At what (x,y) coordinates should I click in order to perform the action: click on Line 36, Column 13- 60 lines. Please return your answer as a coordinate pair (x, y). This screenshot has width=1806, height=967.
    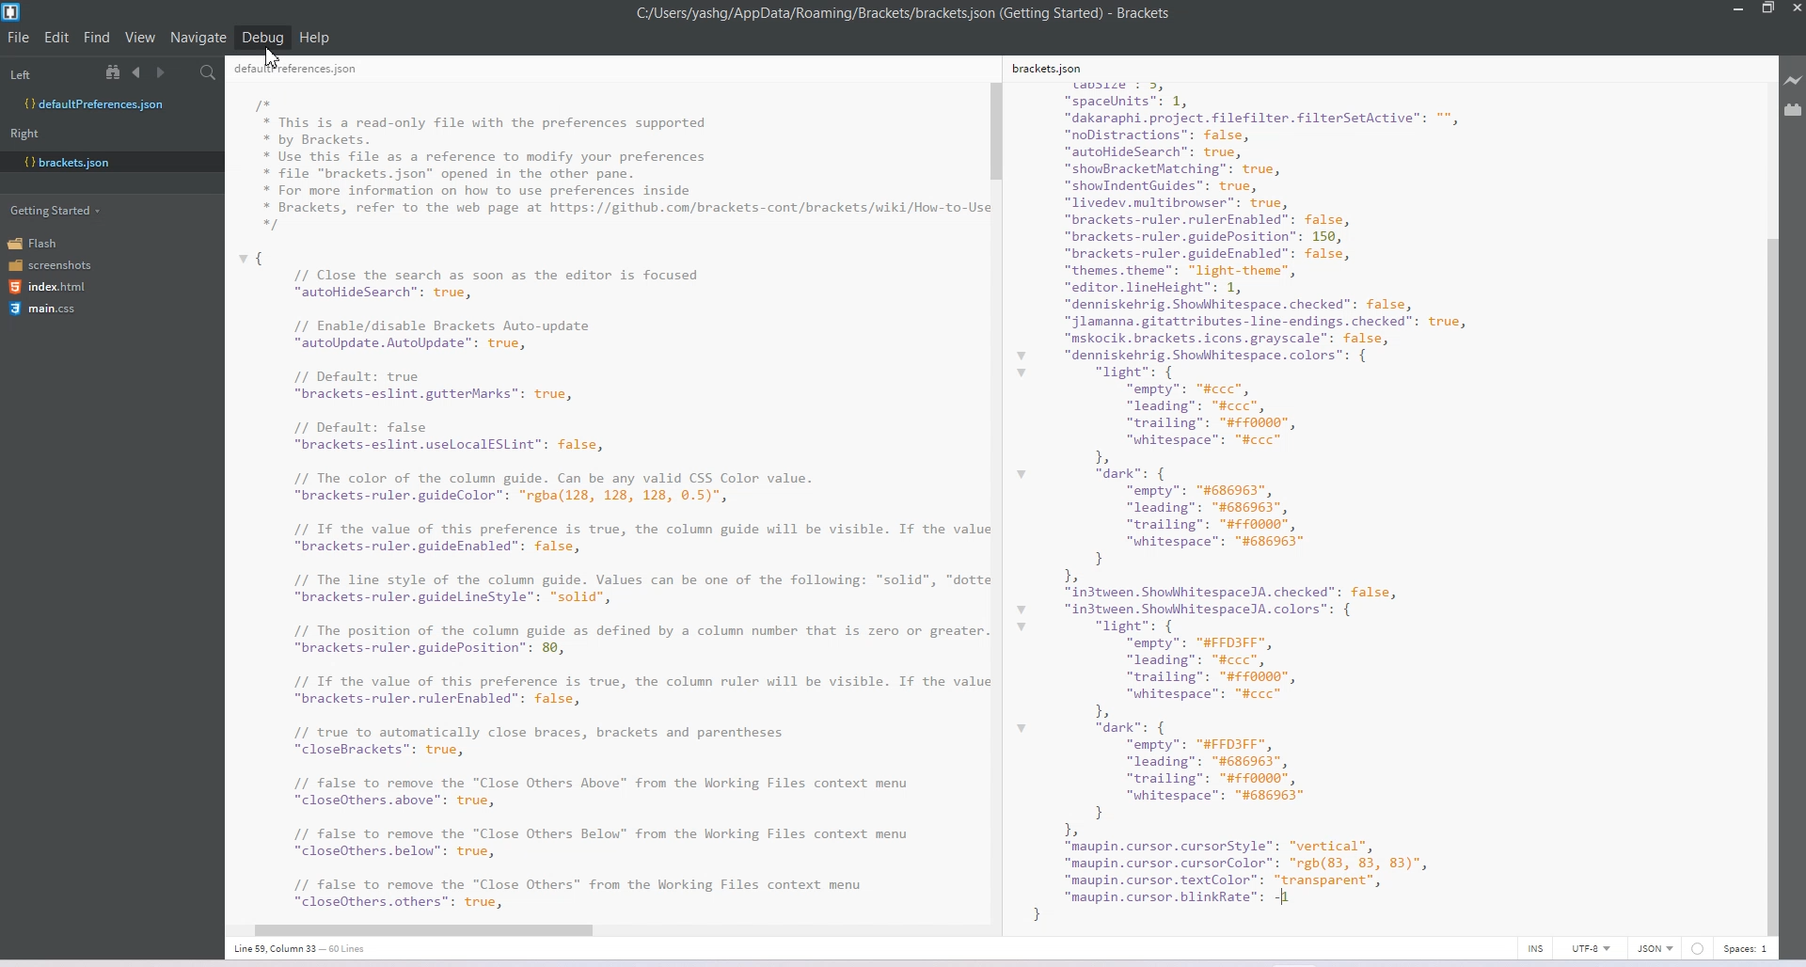
    Looking at the image, I should click on (309, 949).